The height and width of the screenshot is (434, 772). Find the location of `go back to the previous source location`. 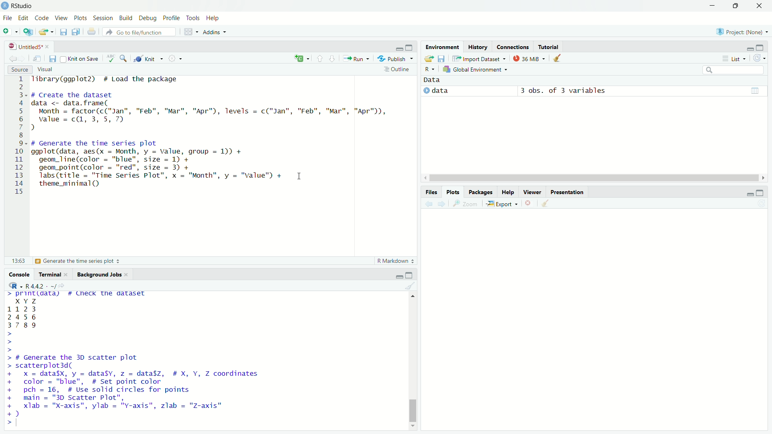

go back to the previous source location is located at coordinates (12, 59).